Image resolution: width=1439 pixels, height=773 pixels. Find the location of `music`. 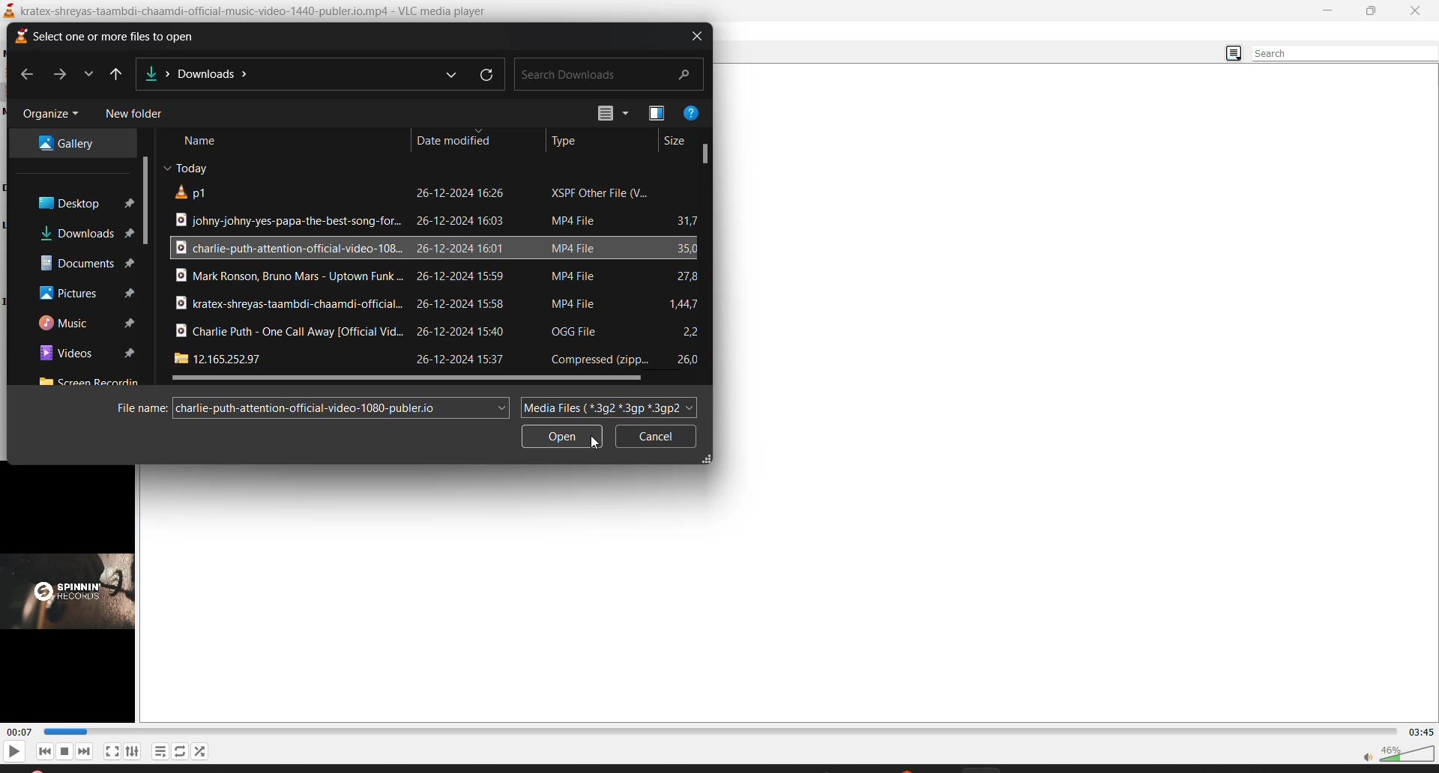

music is located at coordinates (86, 323).